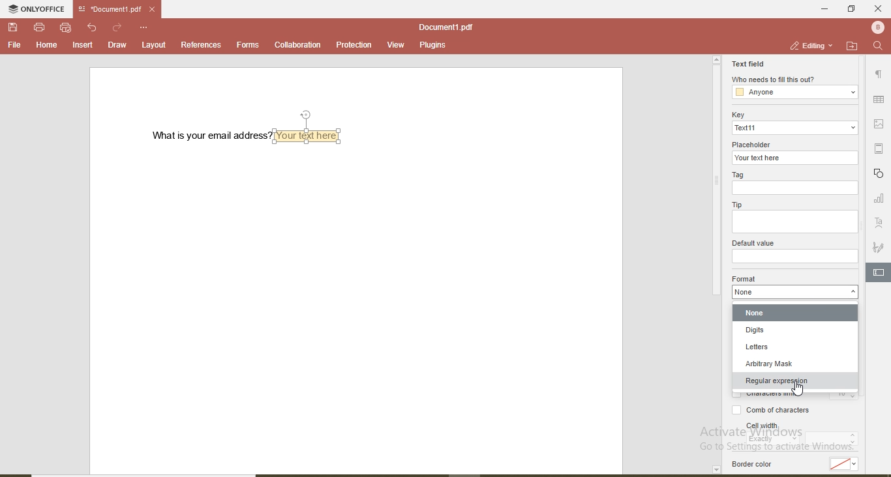  Describe the element at coordinates (879, 248) in the screenshot. I see `signature` at that location.